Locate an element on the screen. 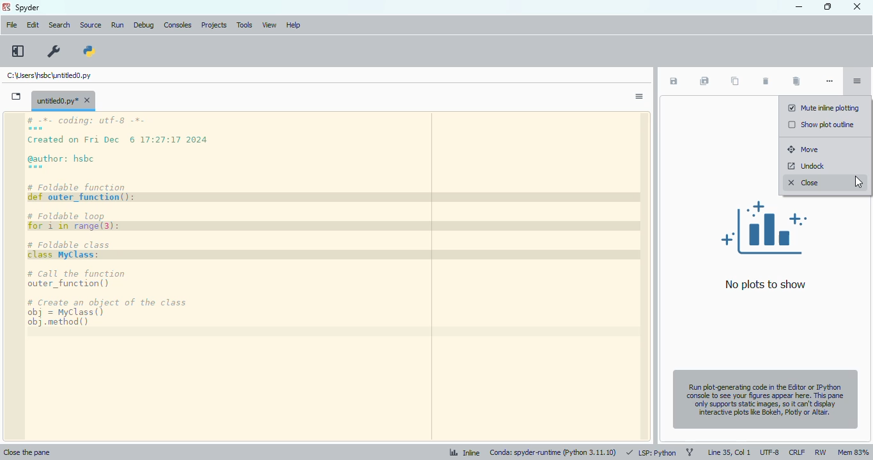 The width and height of the screenshot is (873, 460). copy plot to clipboard as image is located at coordinates (734, 81).